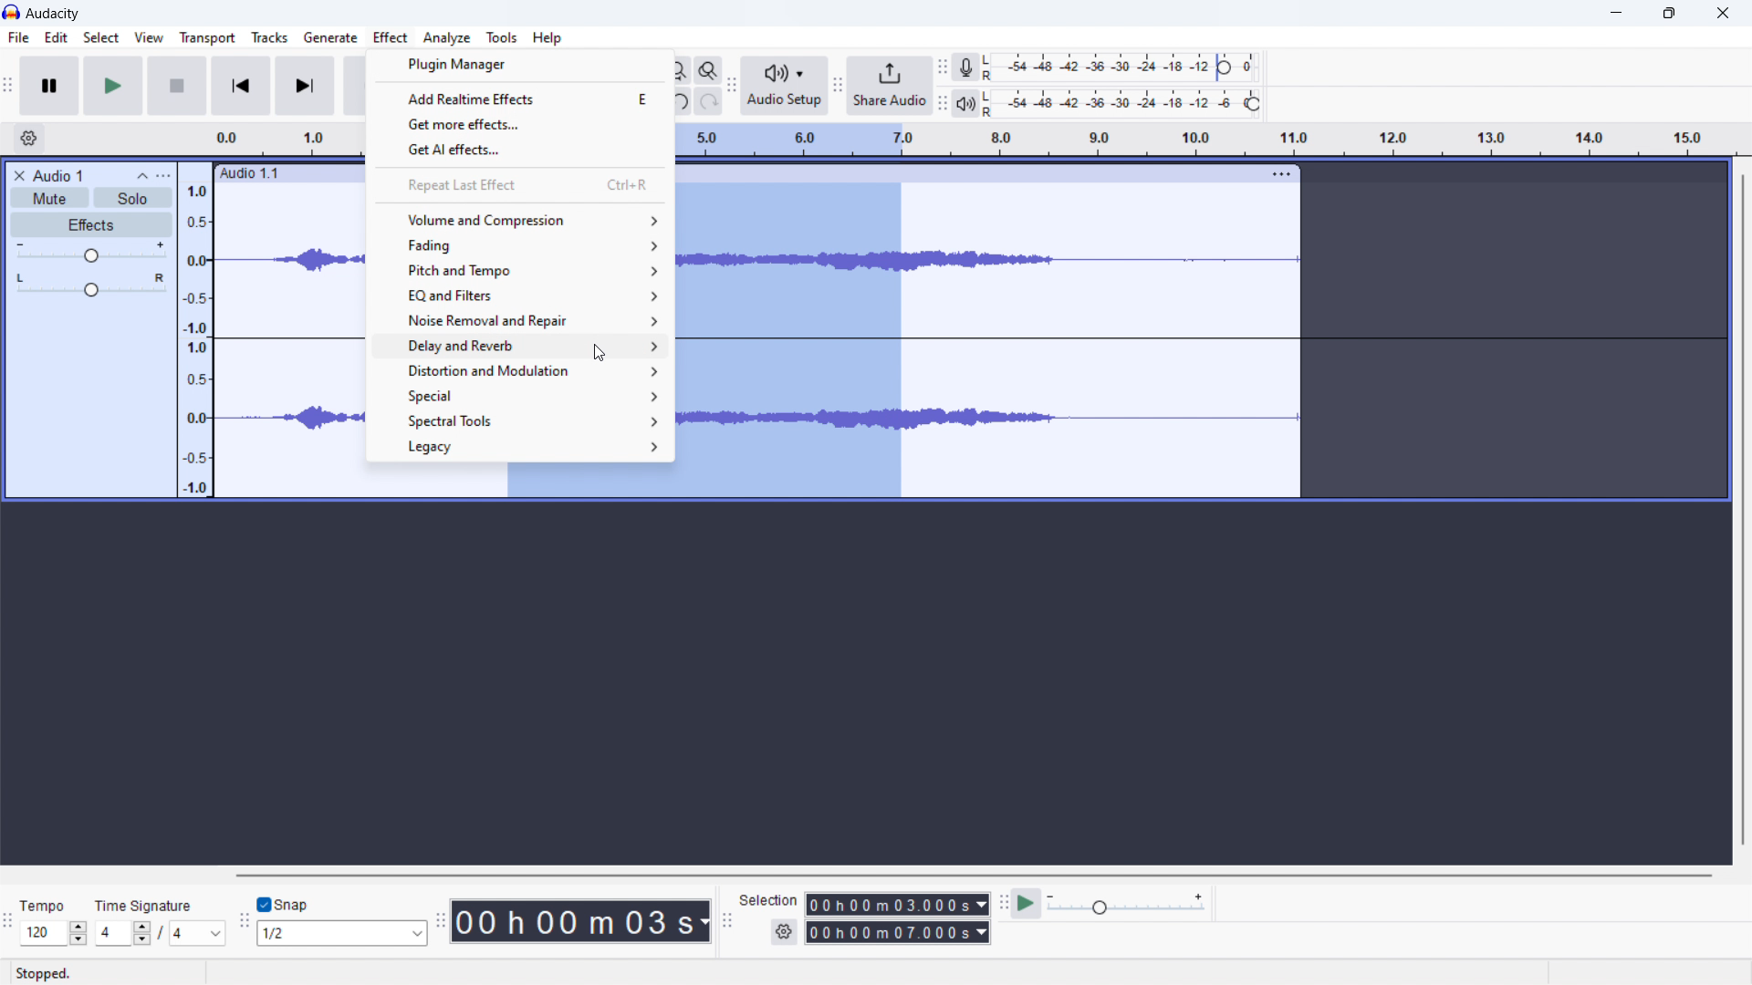 The width and height of the screenshot is (1752, 985). Describe the element at coordinates (208, 38) in the screenshot. I see `transport` at that location.